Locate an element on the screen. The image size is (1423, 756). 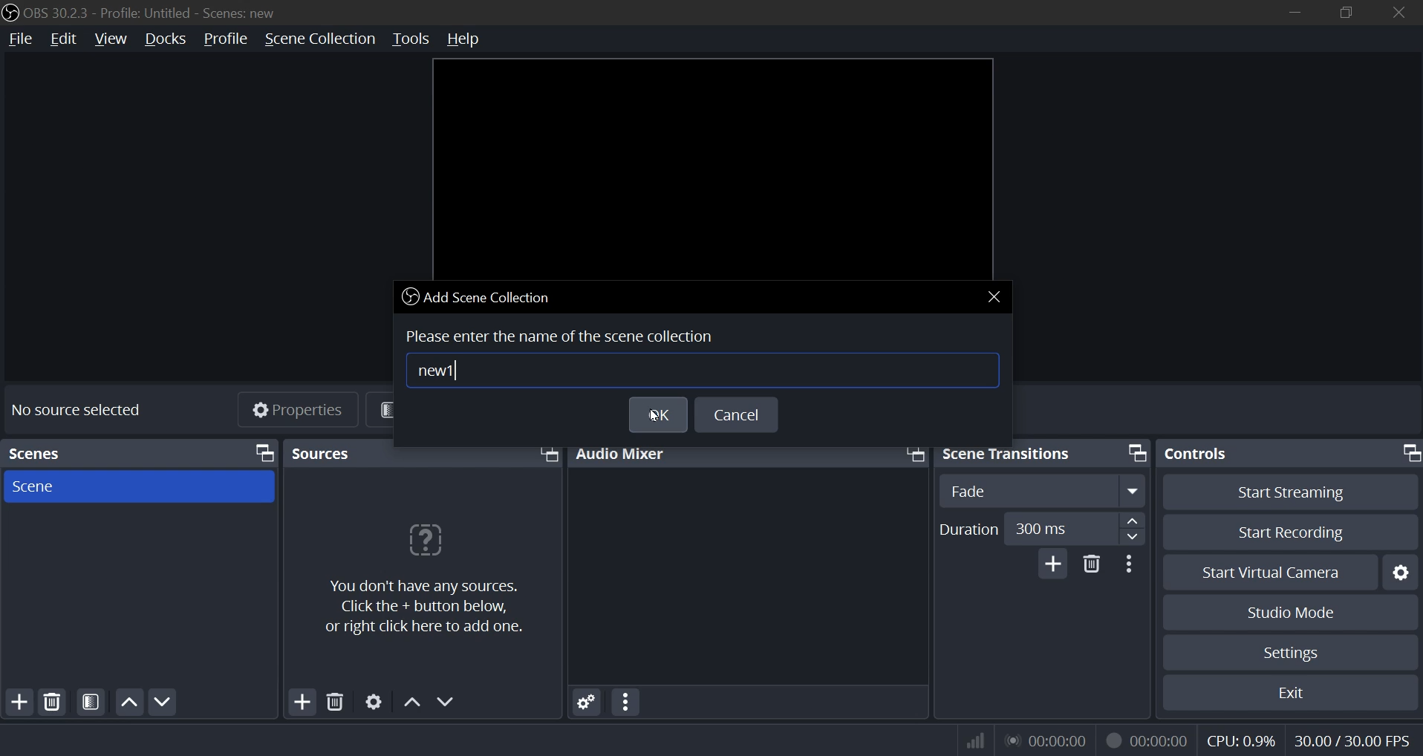
settings is located at coordinates (1293, 651).